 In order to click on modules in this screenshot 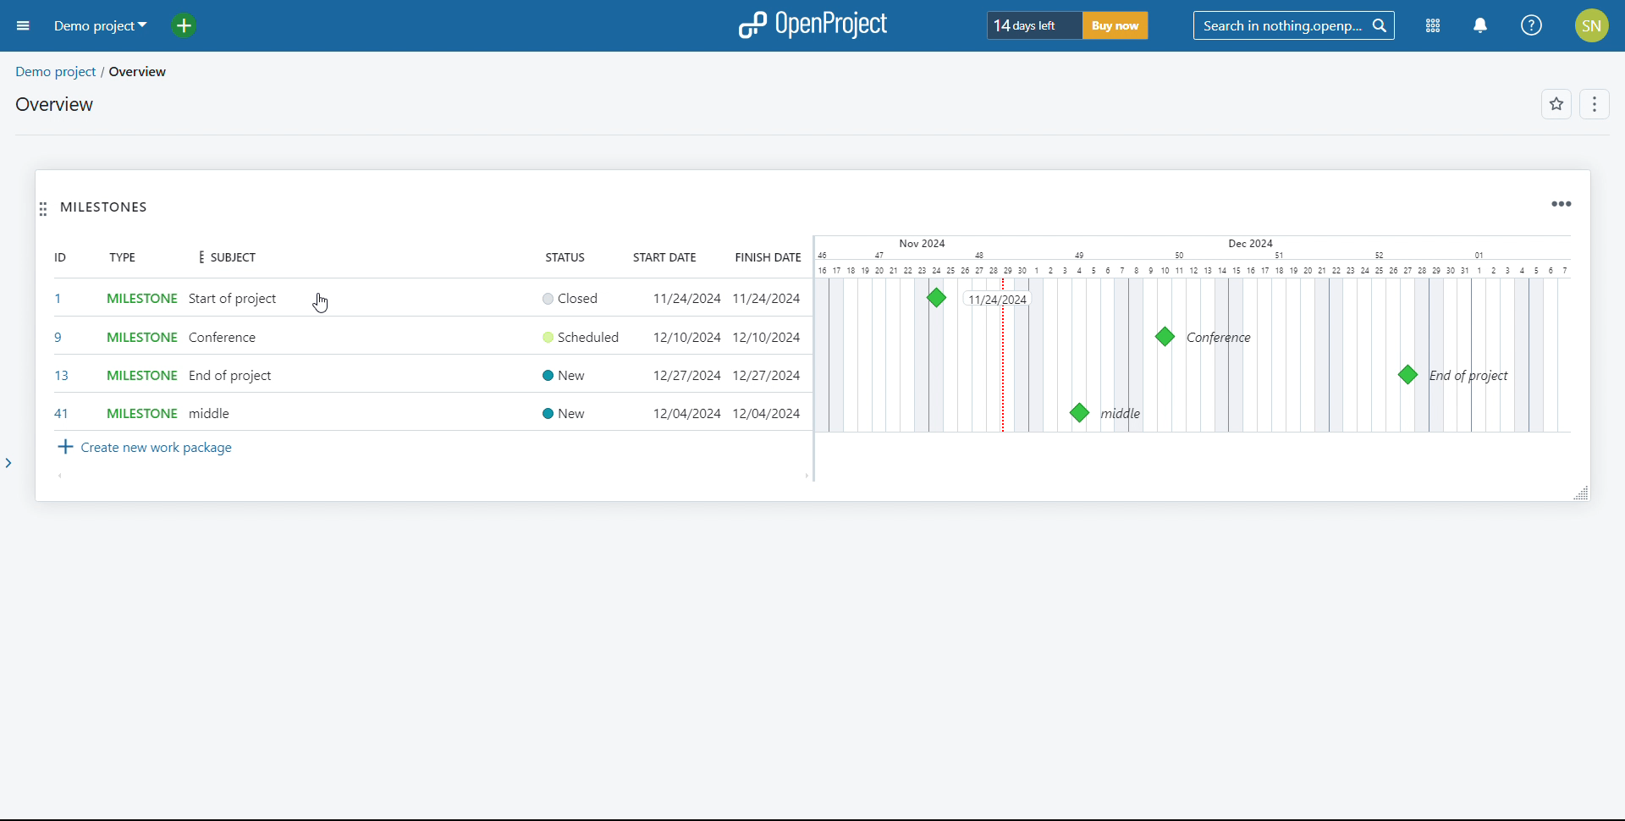, I will do `click(1430, 27)`.